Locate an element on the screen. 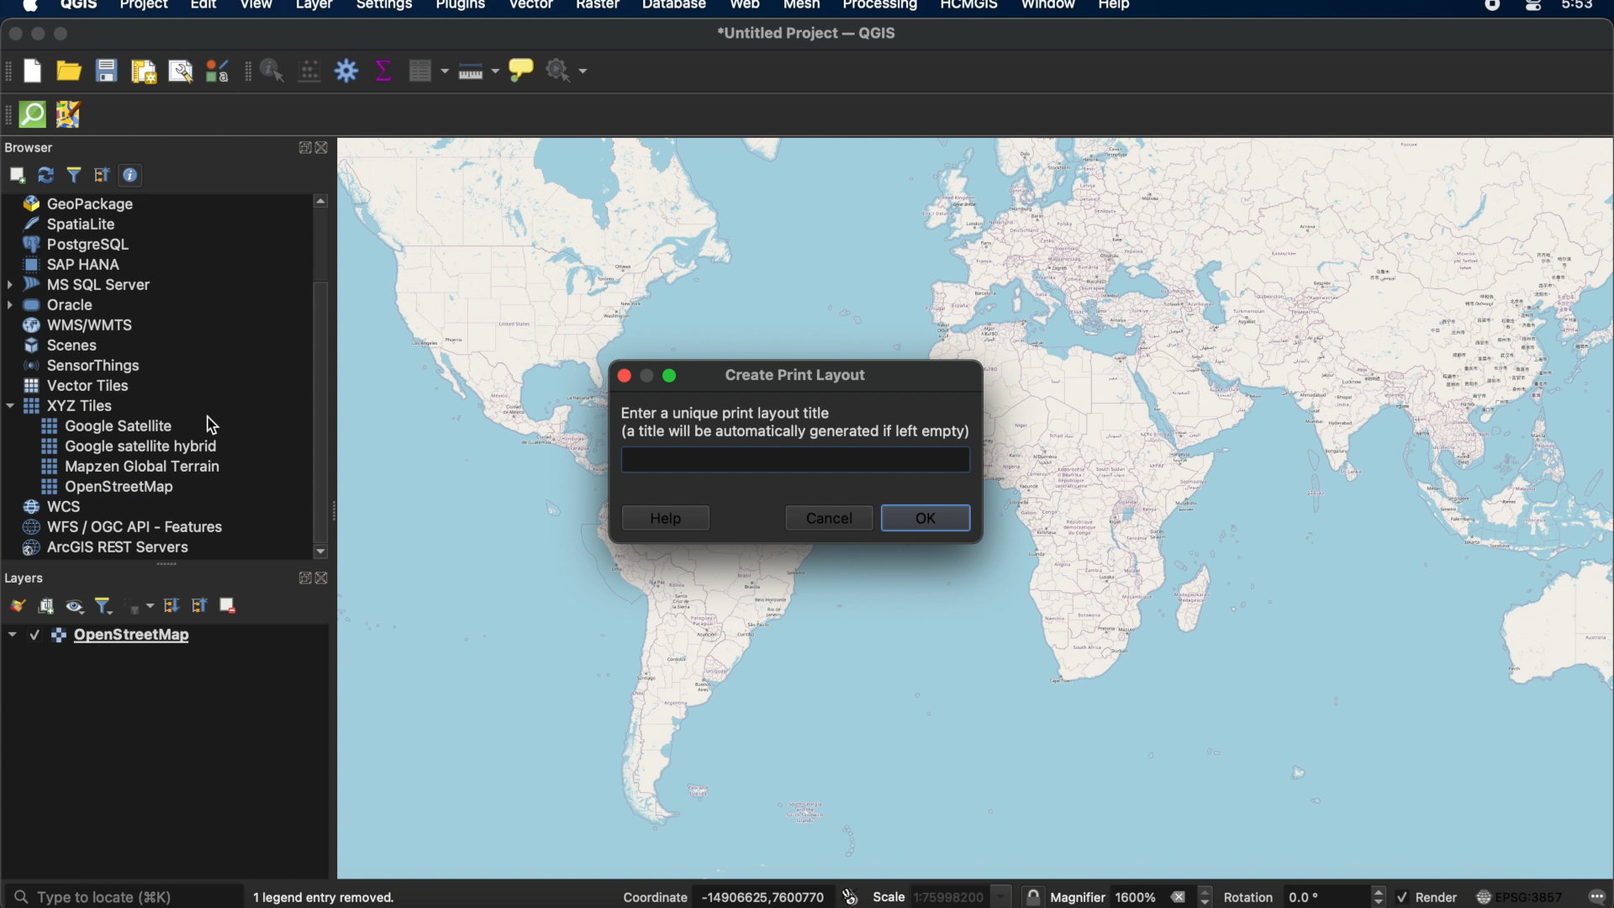 This screenshot has height=908, width=1614. filter legend by expression is located at coordinates (139, 606).